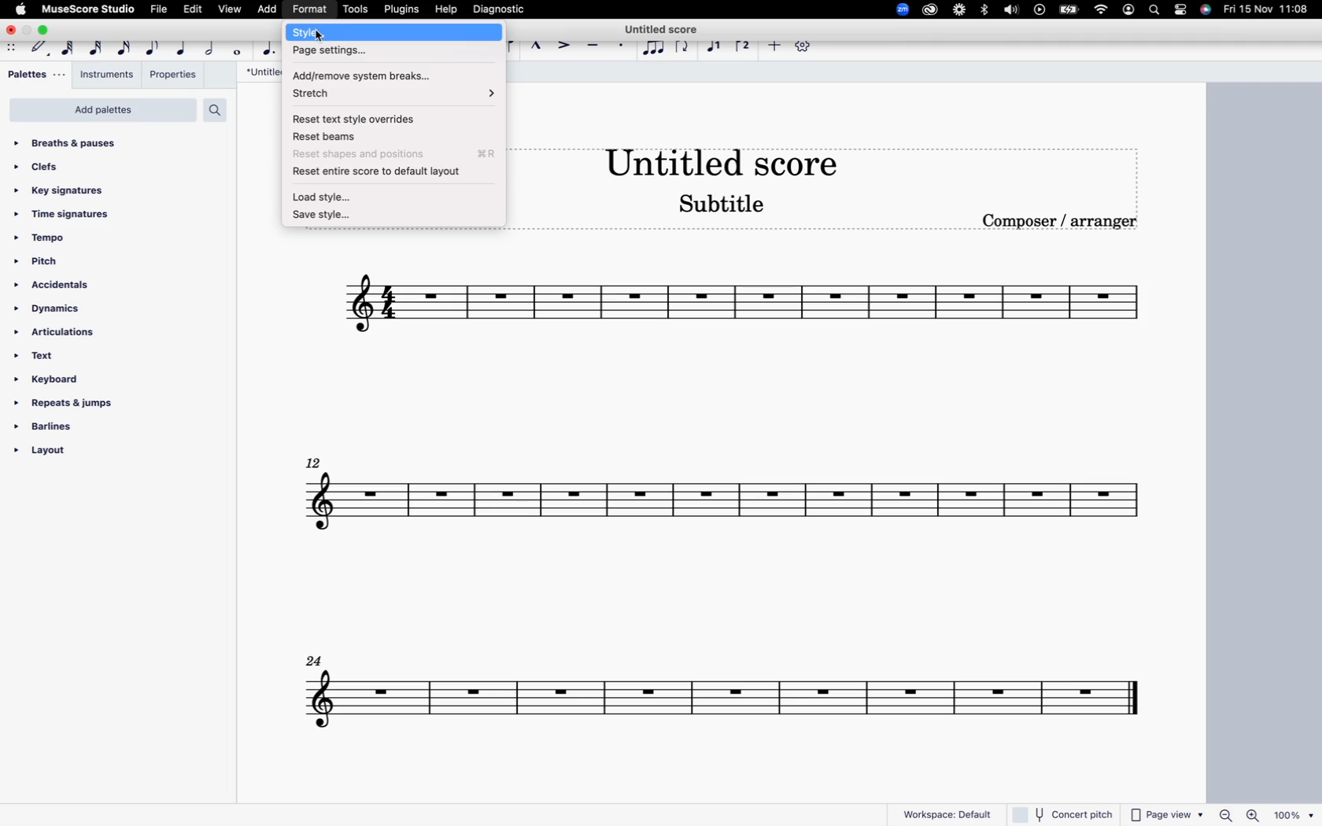  I want to click on voice 1, so click(715, 46).